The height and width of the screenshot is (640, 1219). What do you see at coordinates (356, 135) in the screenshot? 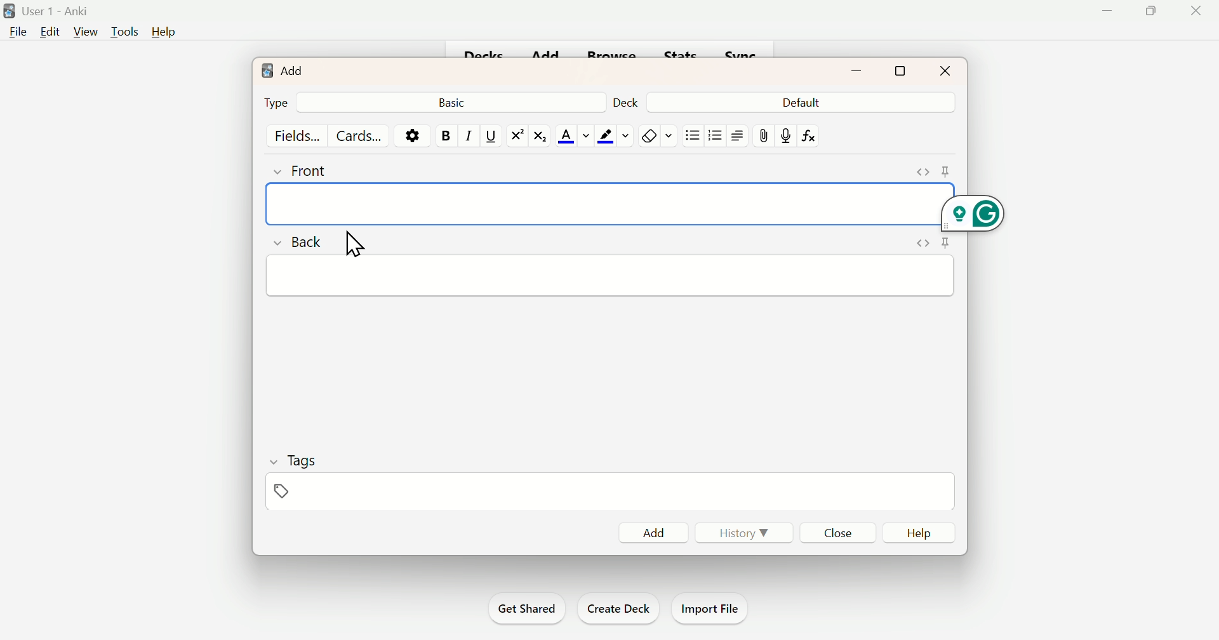
I see `Cards...` at bounding box center [356, 135].